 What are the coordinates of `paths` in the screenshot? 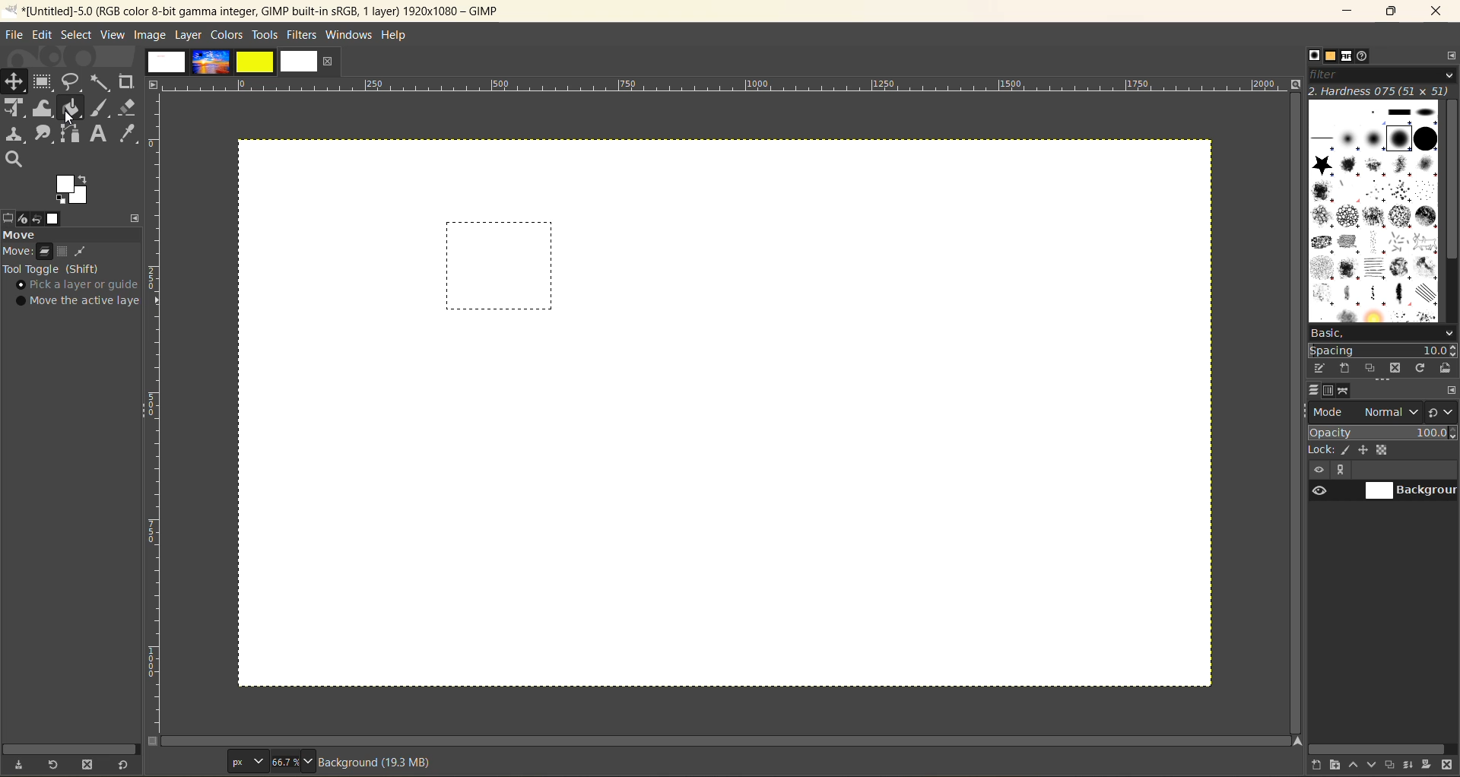 It's located at (1346, 392).